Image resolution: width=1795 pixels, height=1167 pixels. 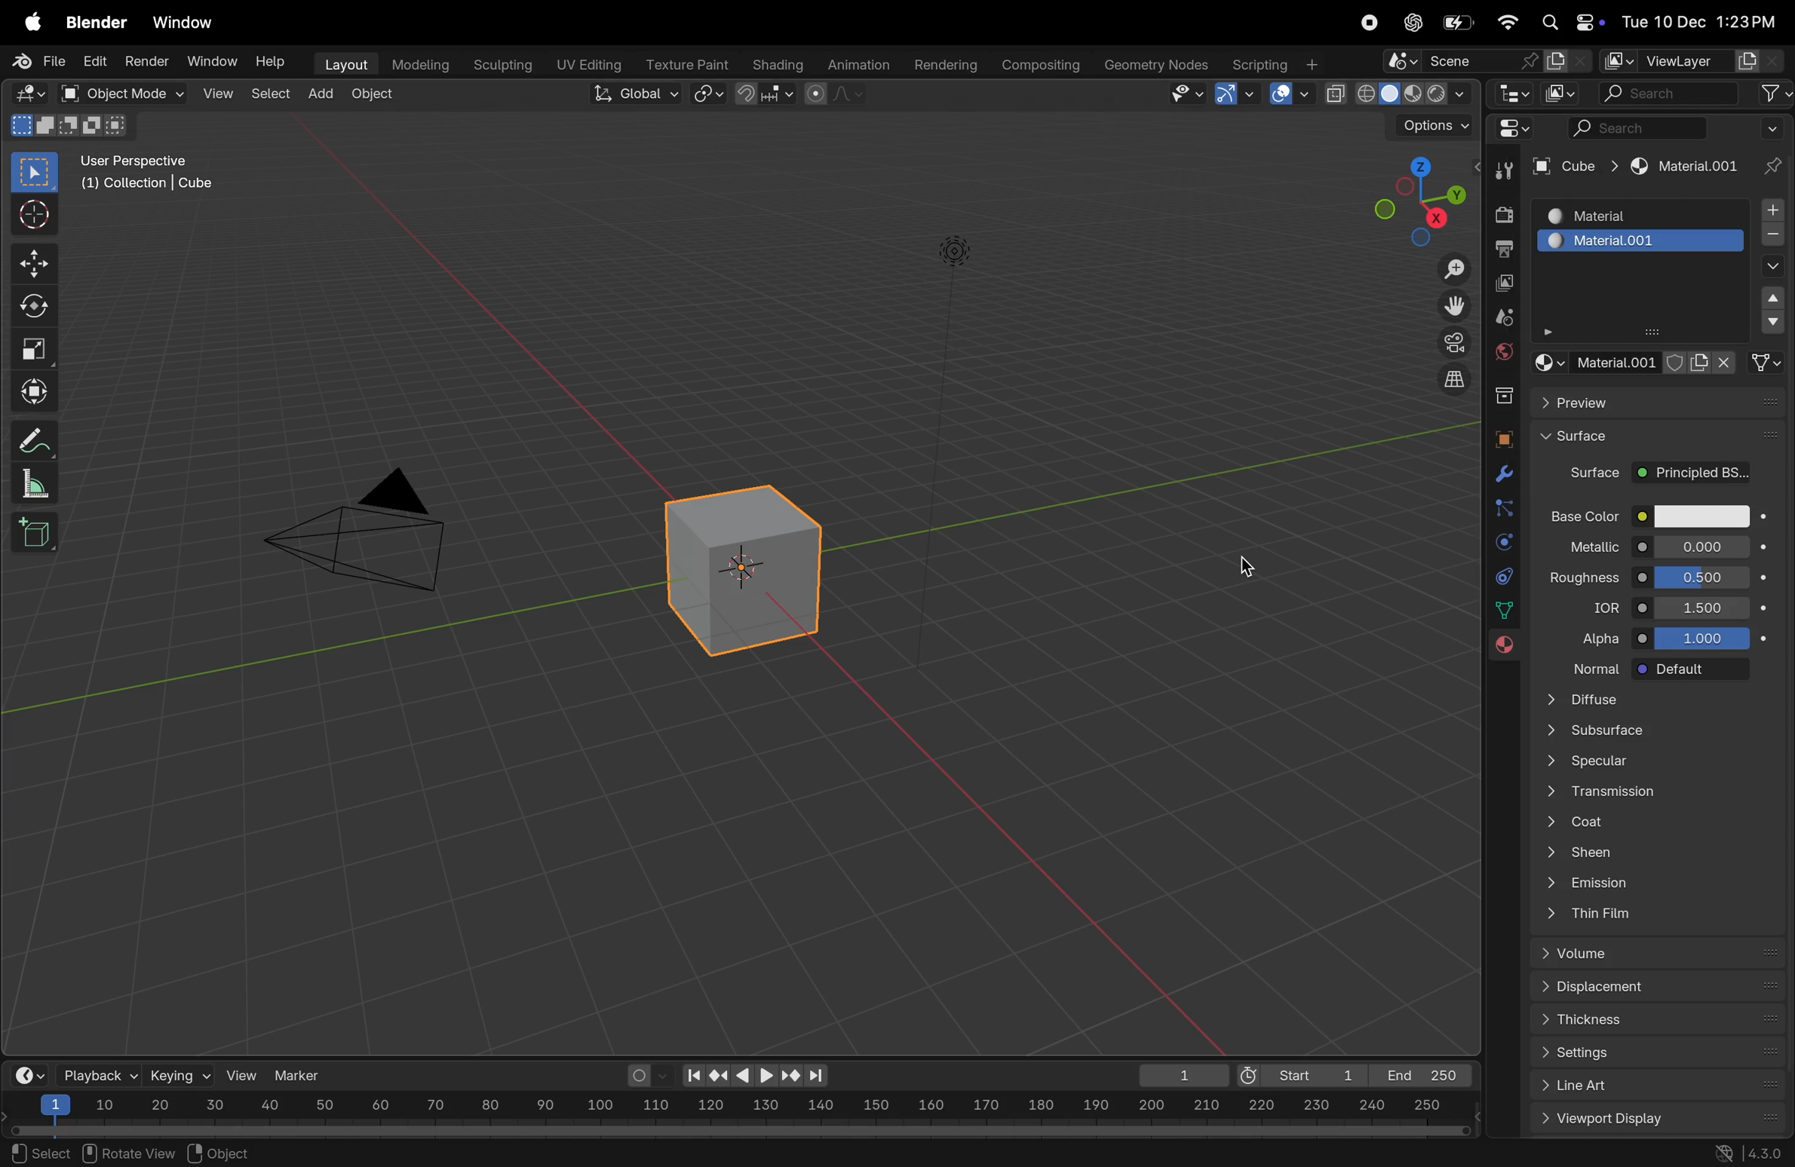 What do you see at coordinates (1665, 954) in the screenshot?
I see `volume` at bounding box center [1665, 954].